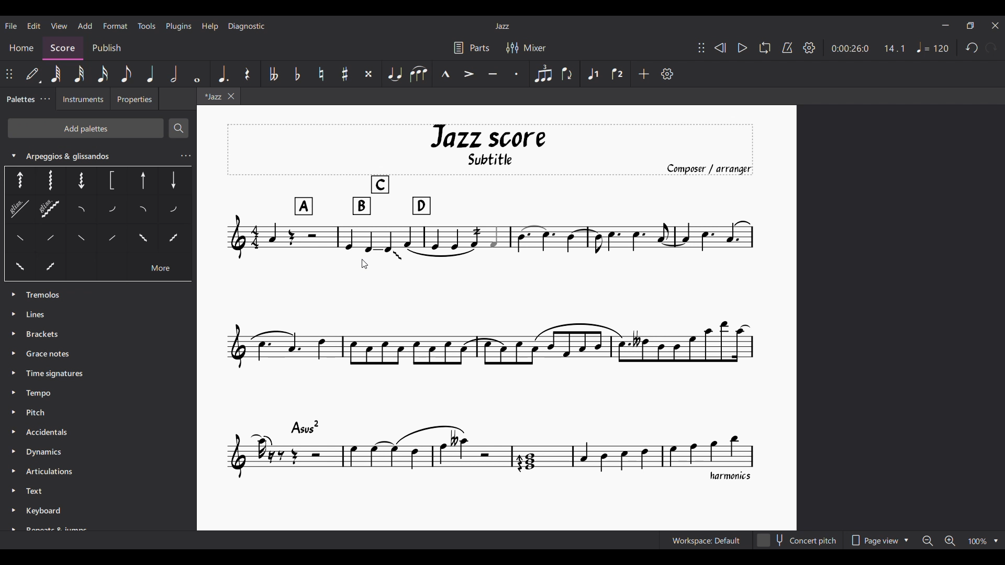 The image size is (1005, 565). I want to click on Metronome, so click(787, 48).